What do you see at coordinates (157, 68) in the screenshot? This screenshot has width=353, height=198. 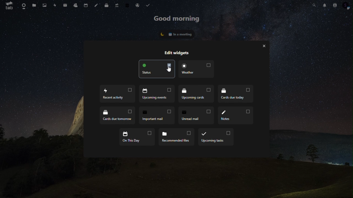 I see `status on` at bounding box center [157, 68].